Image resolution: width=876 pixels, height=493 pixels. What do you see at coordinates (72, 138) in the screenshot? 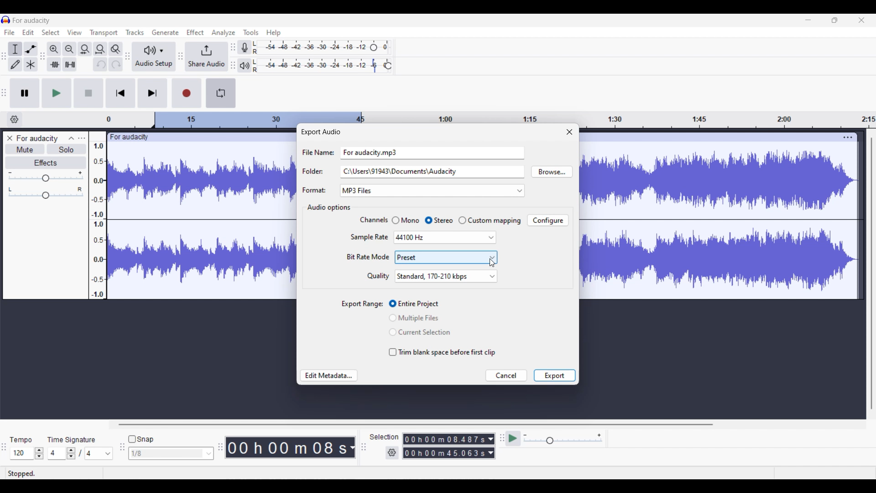
I see `Collapse` at bounding box center [72, 138].